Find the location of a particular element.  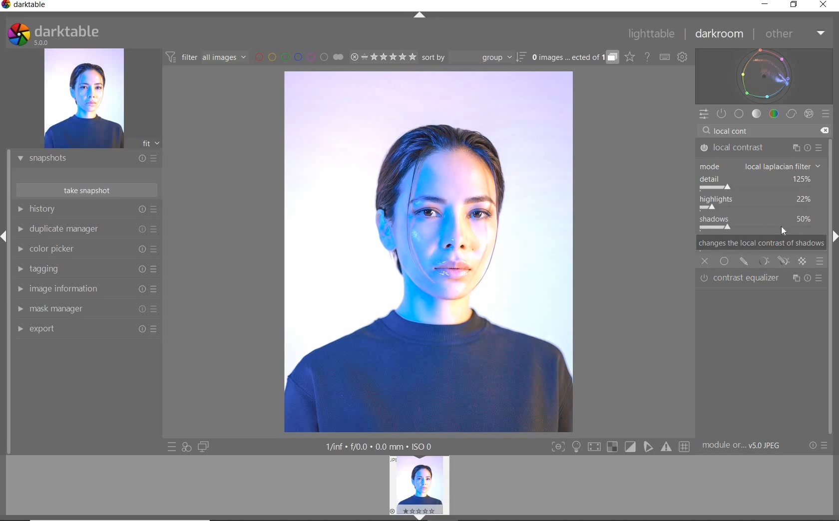

LIGHTTABLE is located at coordinates (652, 35).